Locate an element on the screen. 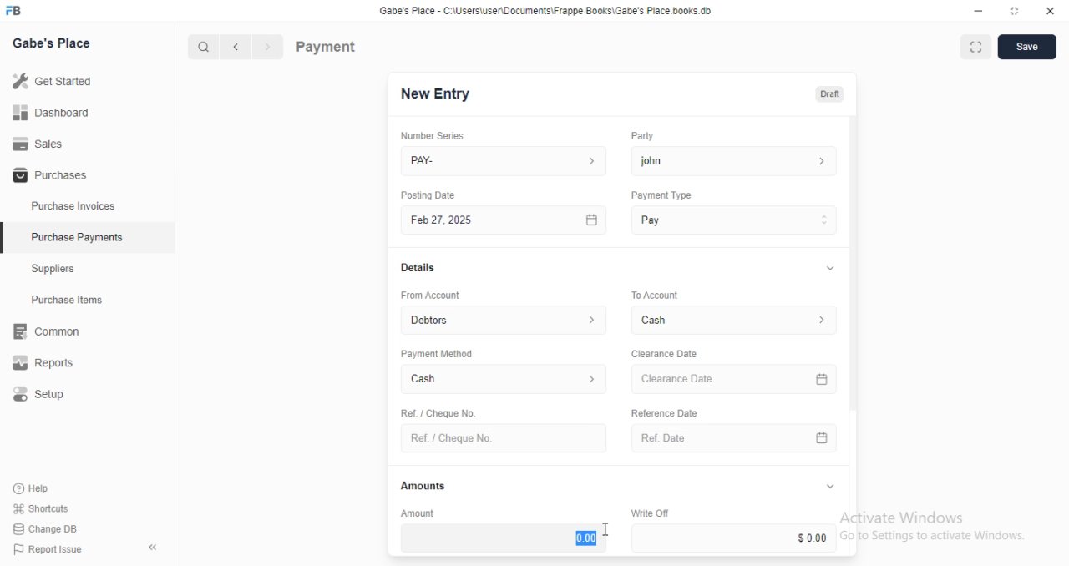 This screenshot has height=566, width=1069. To Account is located at coordinates (737, 320).